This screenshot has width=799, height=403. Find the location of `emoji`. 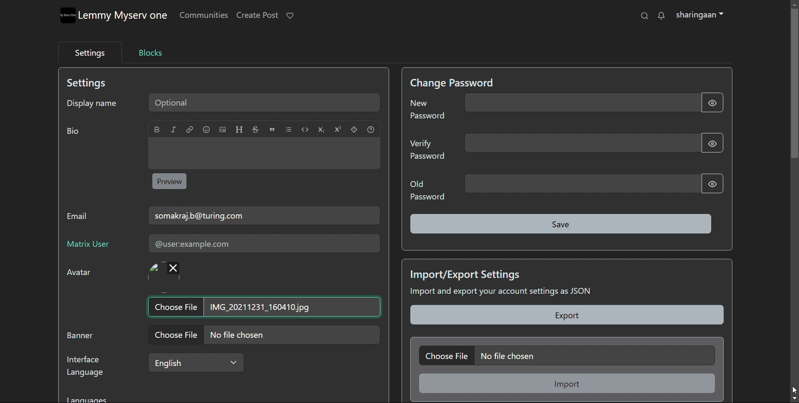

emoji is located at coordinates (206, 129).